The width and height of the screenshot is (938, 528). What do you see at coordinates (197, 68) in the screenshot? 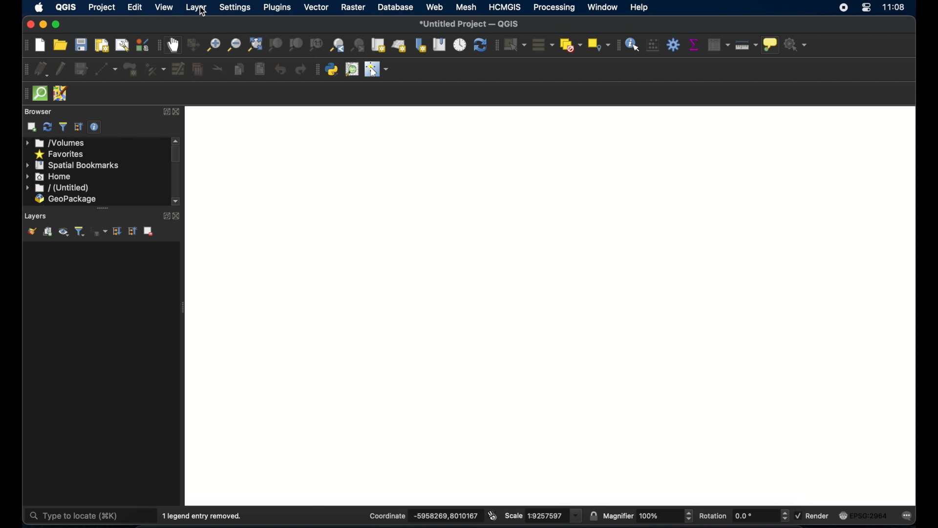
I see `delete selected` at bounding box center [197, 68].